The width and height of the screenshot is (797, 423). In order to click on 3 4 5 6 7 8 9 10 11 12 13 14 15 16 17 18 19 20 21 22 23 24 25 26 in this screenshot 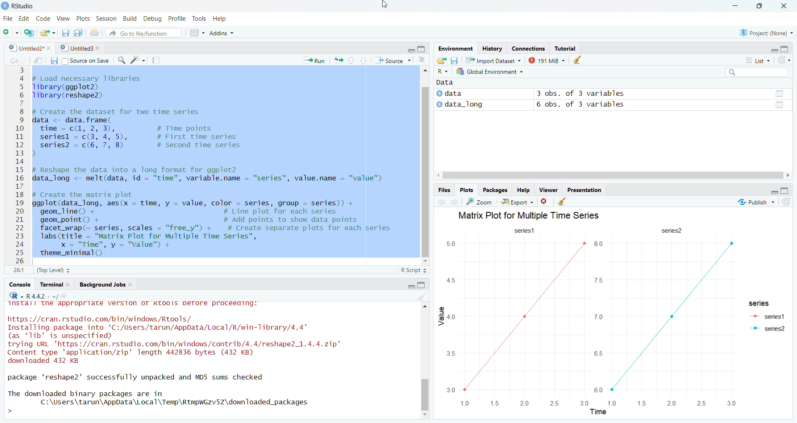, I will do `click(20, 165)`.